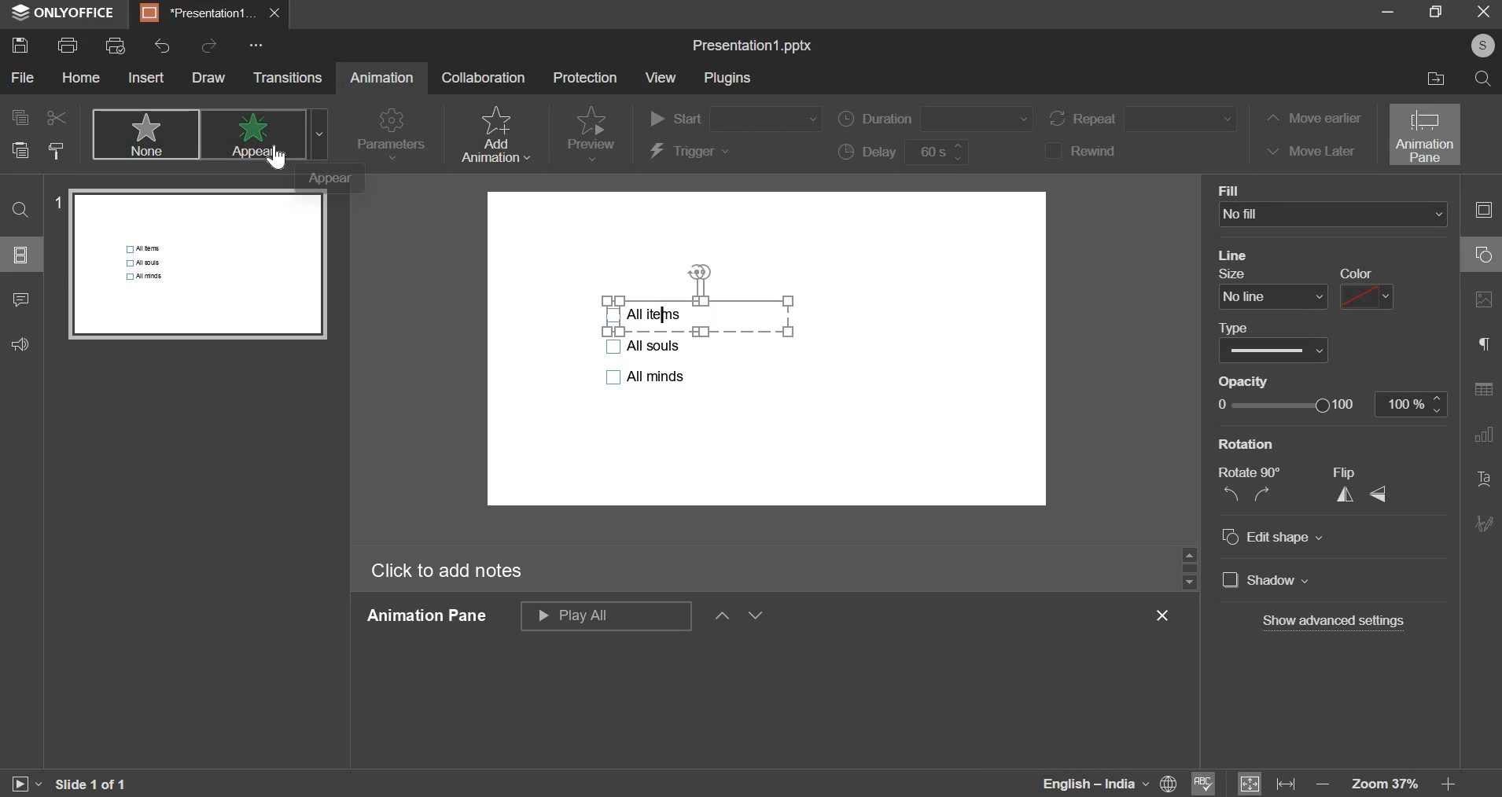 The width and height of the screenshot is (1502, 797). I want to click on line color, so click(1367, 296).